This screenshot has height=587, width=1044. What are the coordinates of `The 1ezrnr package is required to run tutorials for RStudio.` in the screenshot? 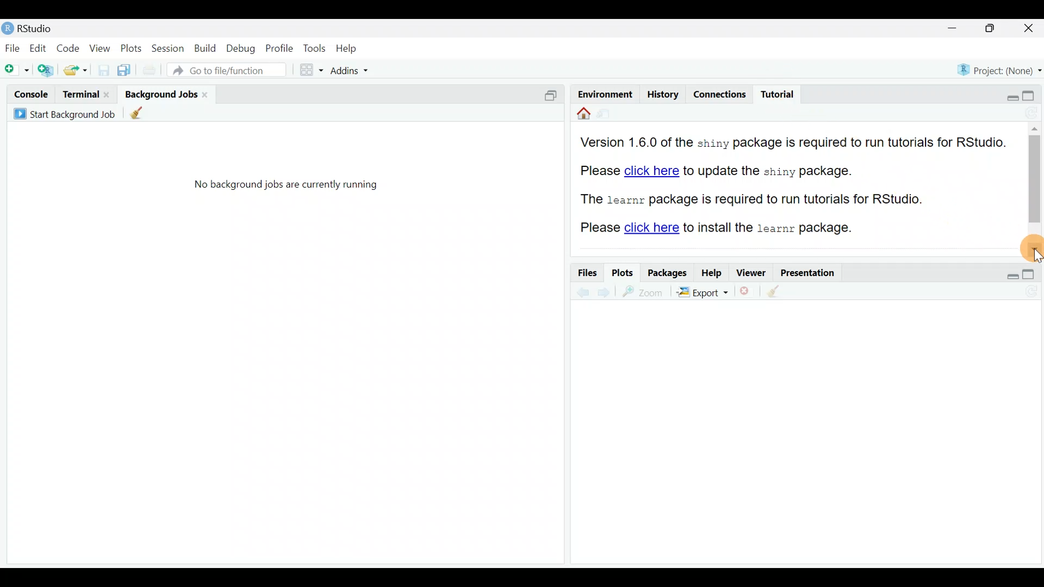 It's located at (747, 200).